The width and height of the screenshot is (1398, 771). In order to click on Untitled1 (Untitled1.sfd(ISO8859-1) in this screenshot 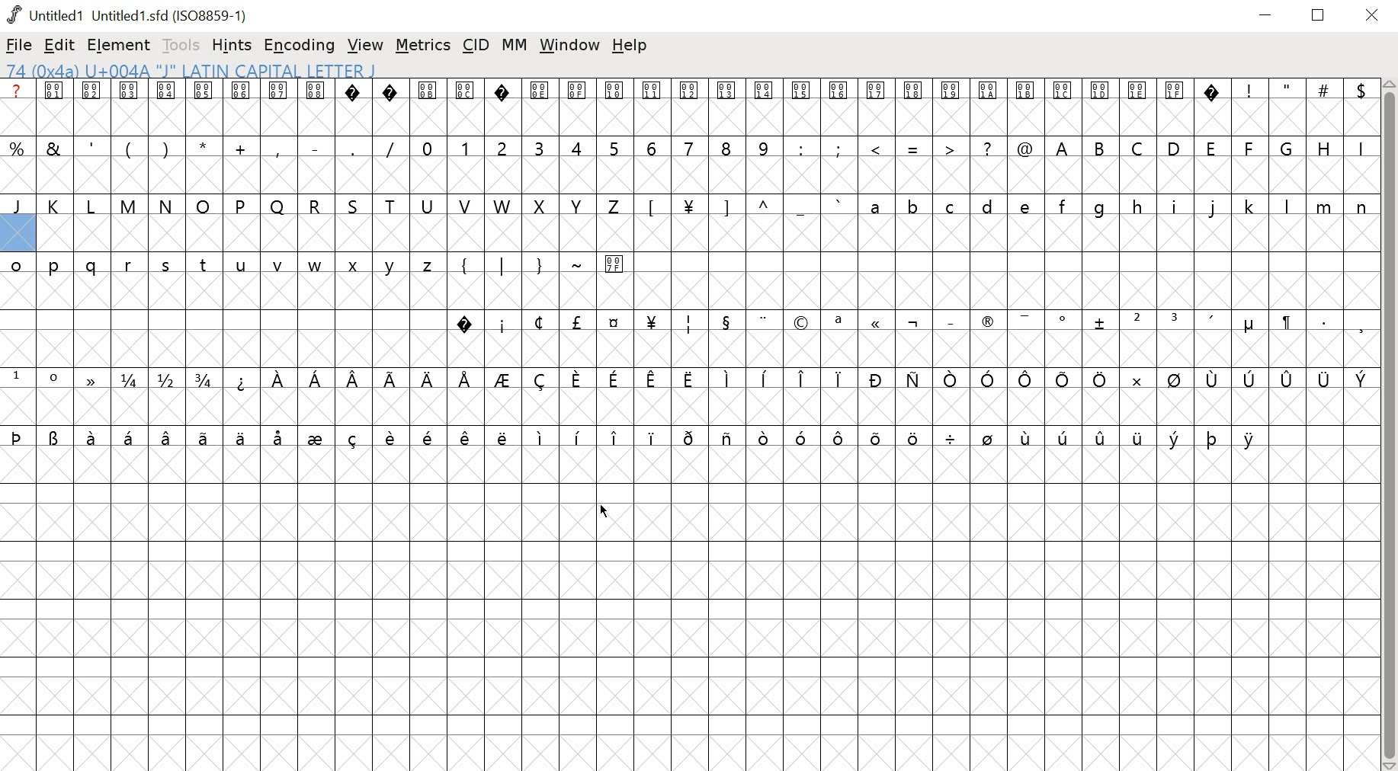, I will do `click(130, 14)`.